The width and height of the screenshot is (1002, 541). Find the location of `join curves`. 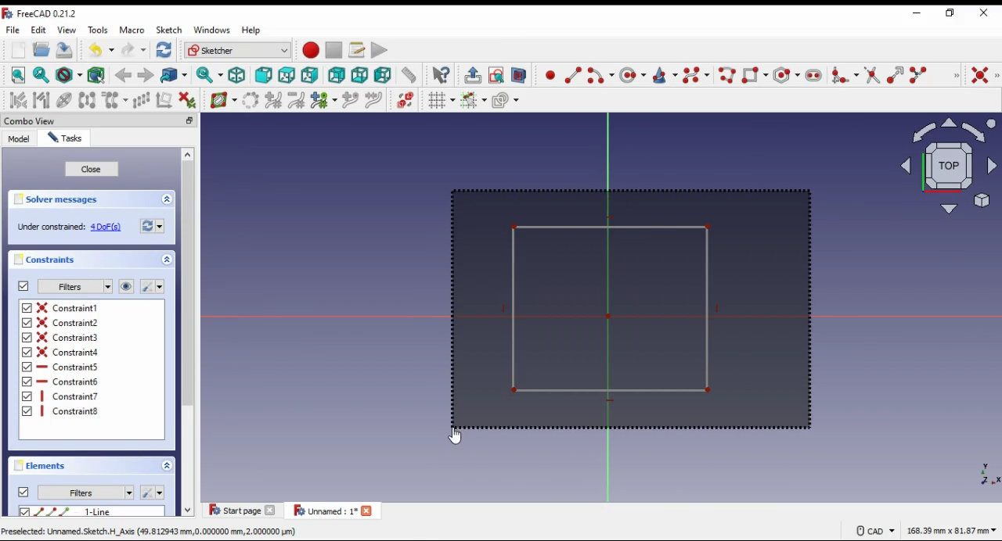

join curves is located at coordinates (373, 100).